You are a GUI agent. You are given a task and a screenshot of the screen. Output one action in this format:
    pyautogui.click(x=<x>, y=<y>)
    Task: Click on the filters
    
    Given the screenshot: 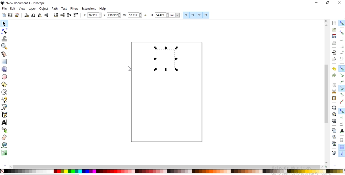 What is the action you would take?
    pyautogui.click(x=74, y=8)
    